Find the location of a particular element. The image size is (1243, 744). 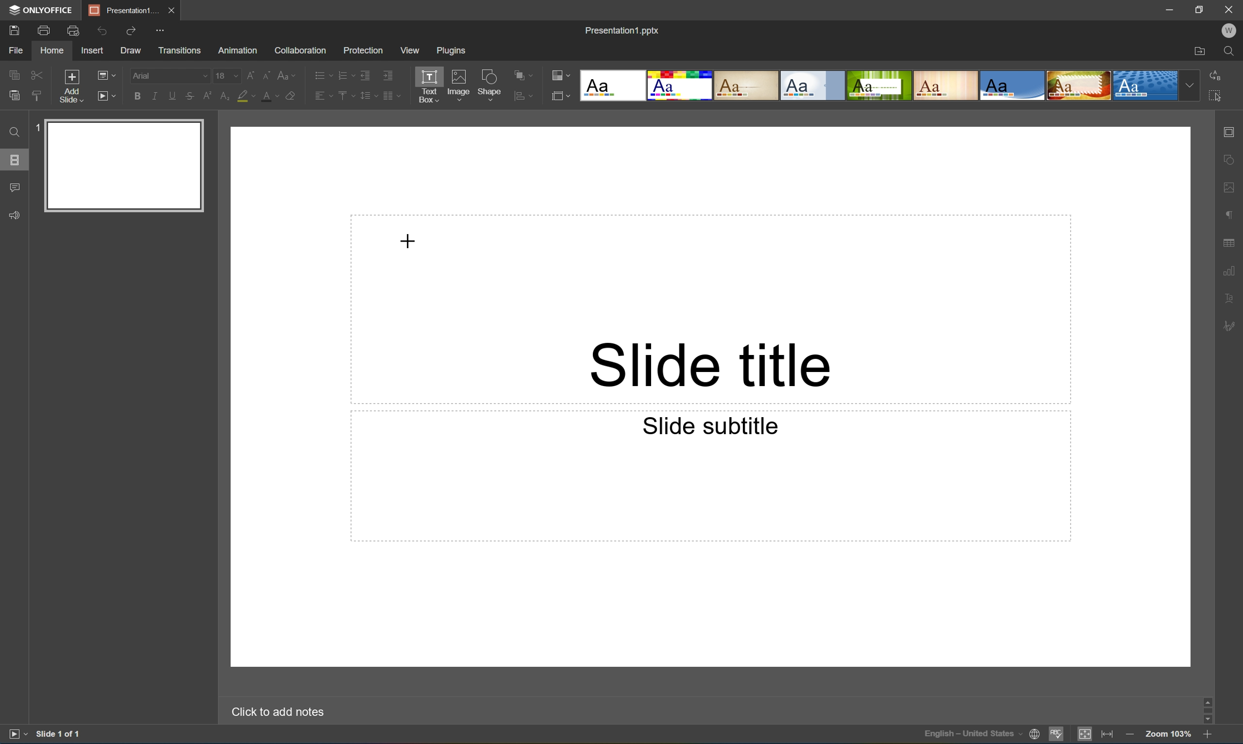

Redo is located at coordinates (132, 32).